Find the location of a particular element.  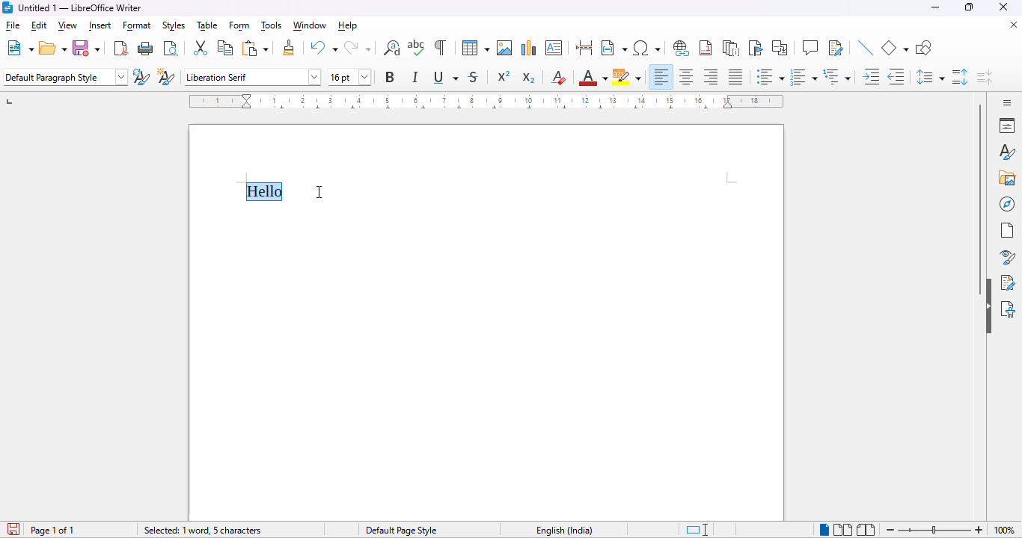

paste is located at coordinates (256, 48).